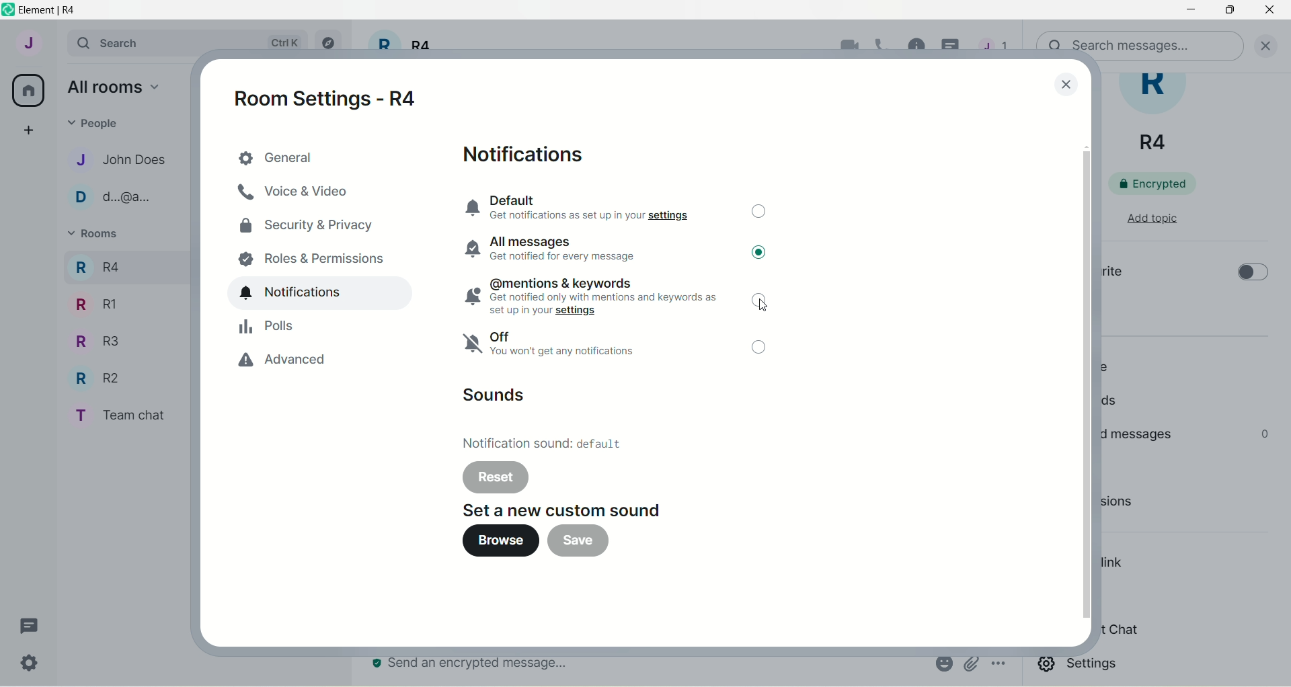 This screenshot has height=687, width=1291. I want to click on extensions, so click(1138, 505).